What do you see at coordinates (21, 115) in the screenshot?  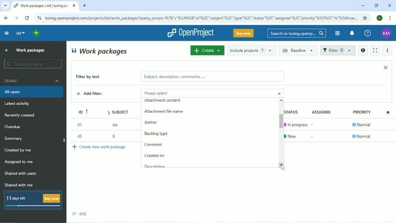 I see `Recently created` at bounding box center [21, 115].